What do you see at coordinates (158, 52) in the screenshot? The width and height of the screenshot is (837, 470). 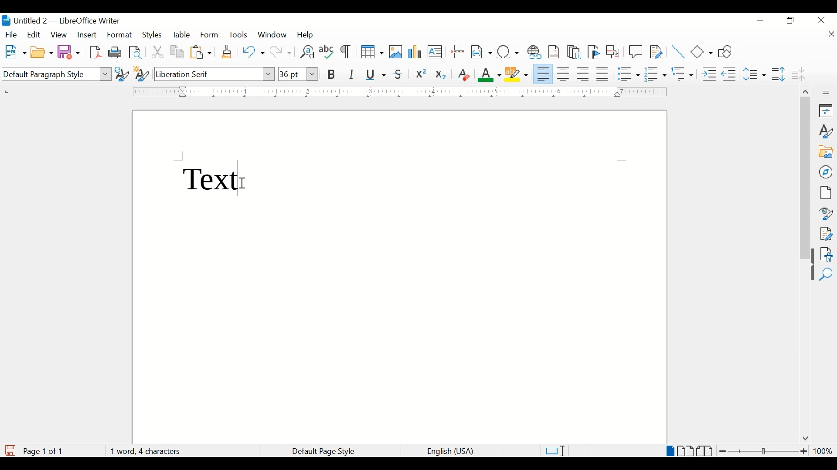 I see `cut` at bounding box center [158, 52].